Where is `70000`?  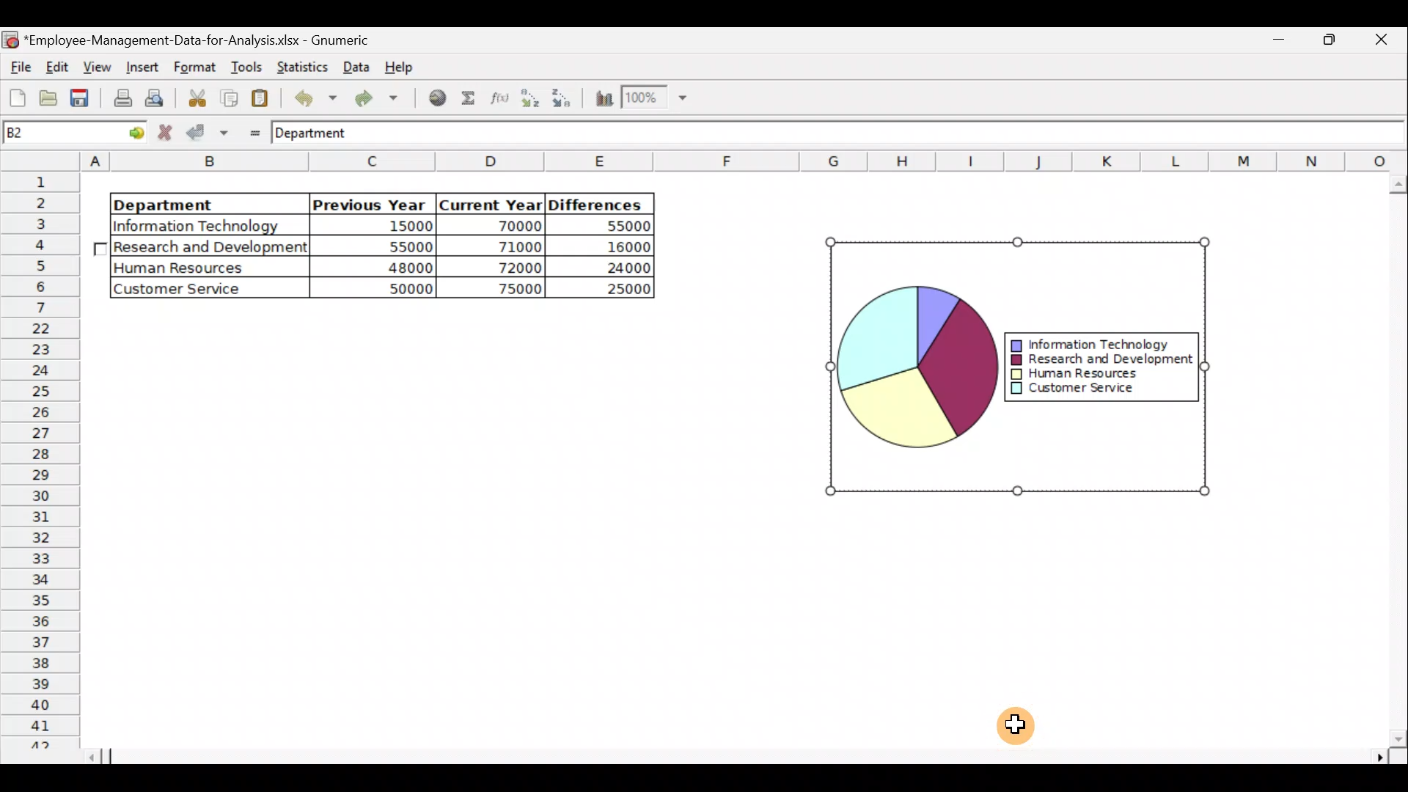
70000 is located at coordinates (505, 225).